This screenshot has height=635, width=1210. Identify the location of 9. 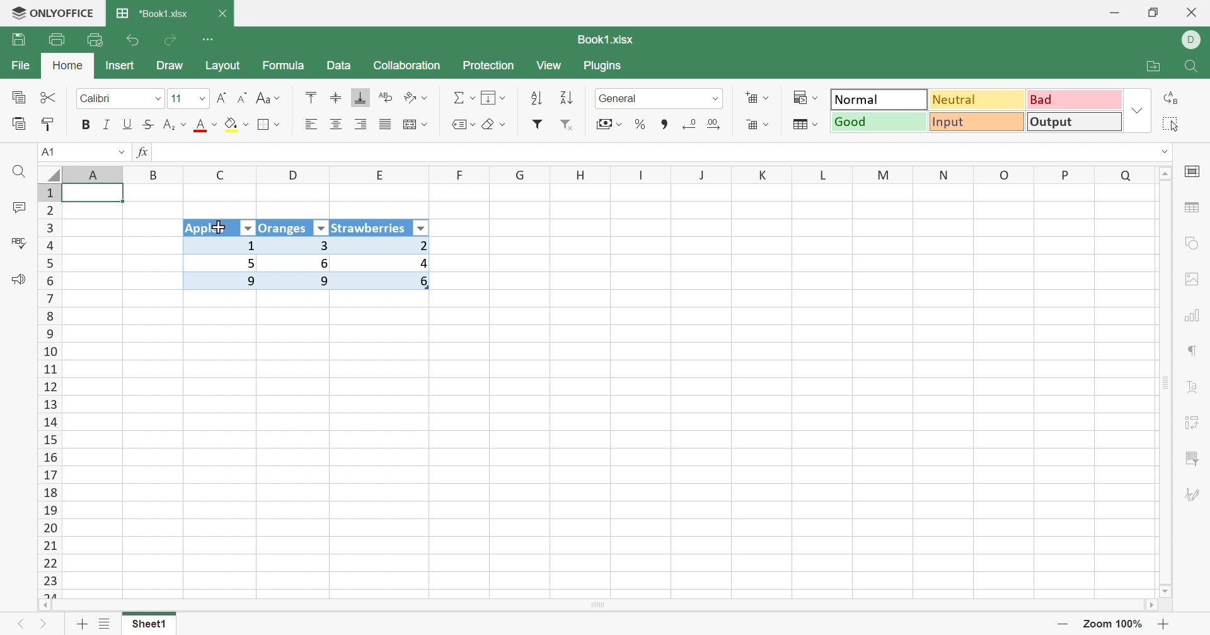
(223, 283).